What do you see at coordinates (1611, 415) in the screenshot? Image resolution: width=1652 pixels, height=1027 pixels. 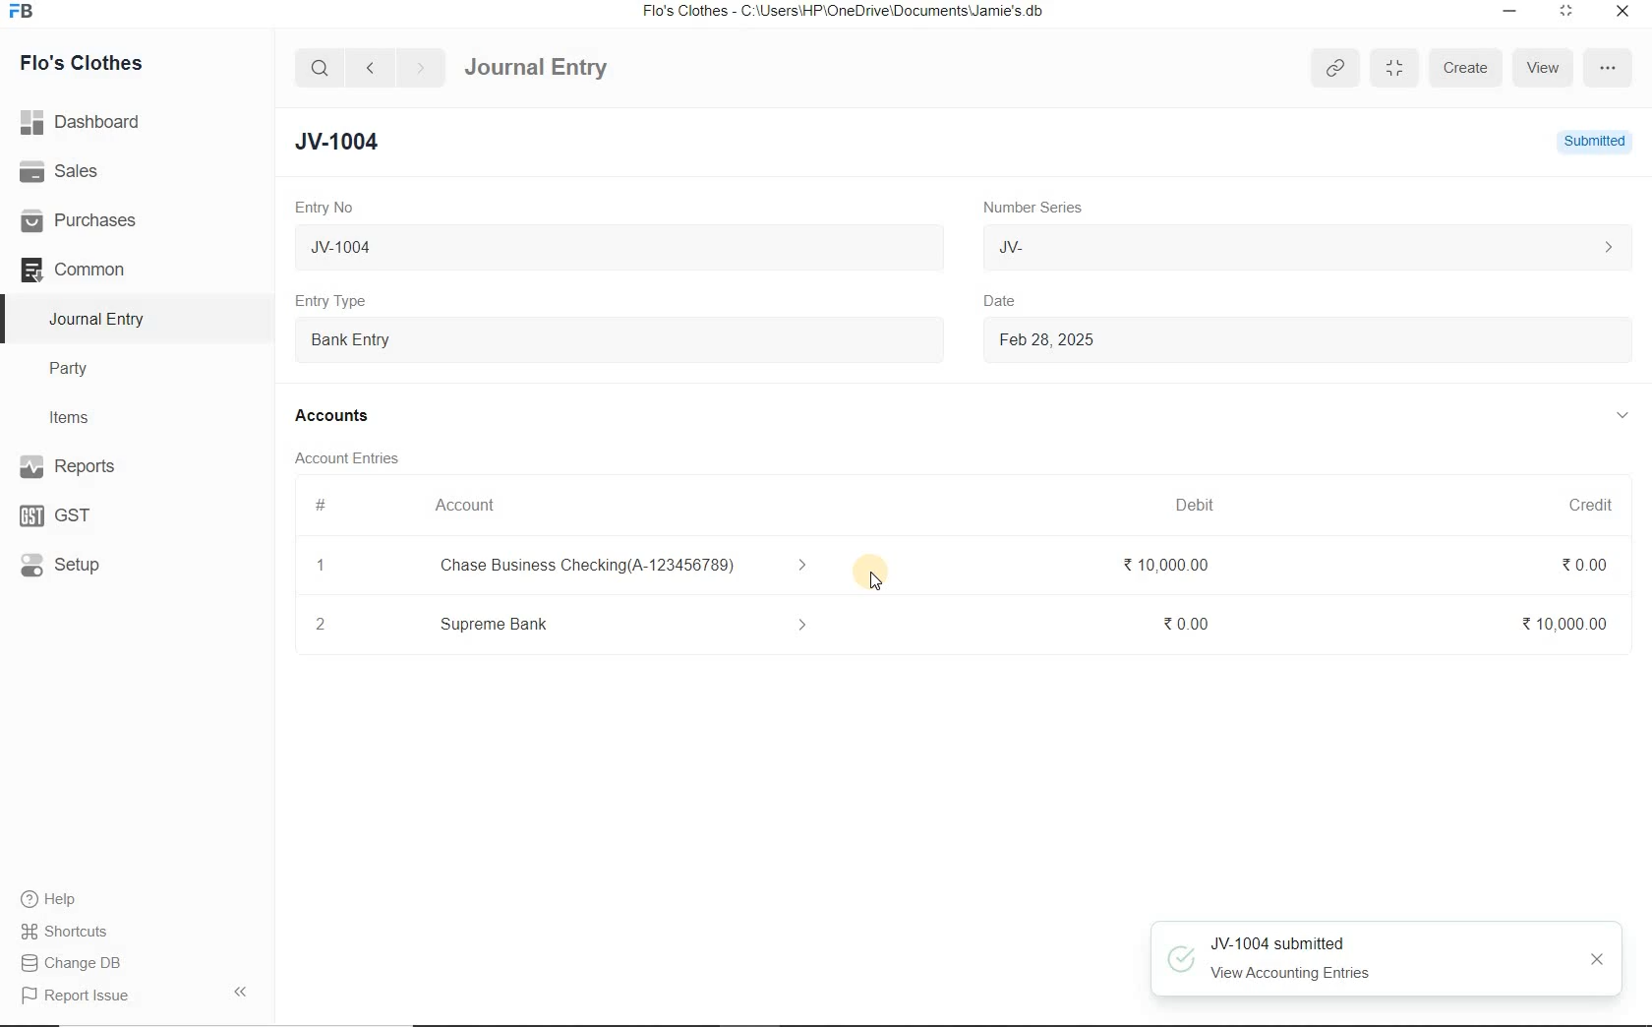 I see `collapse` at bounding box center [1611, 415].